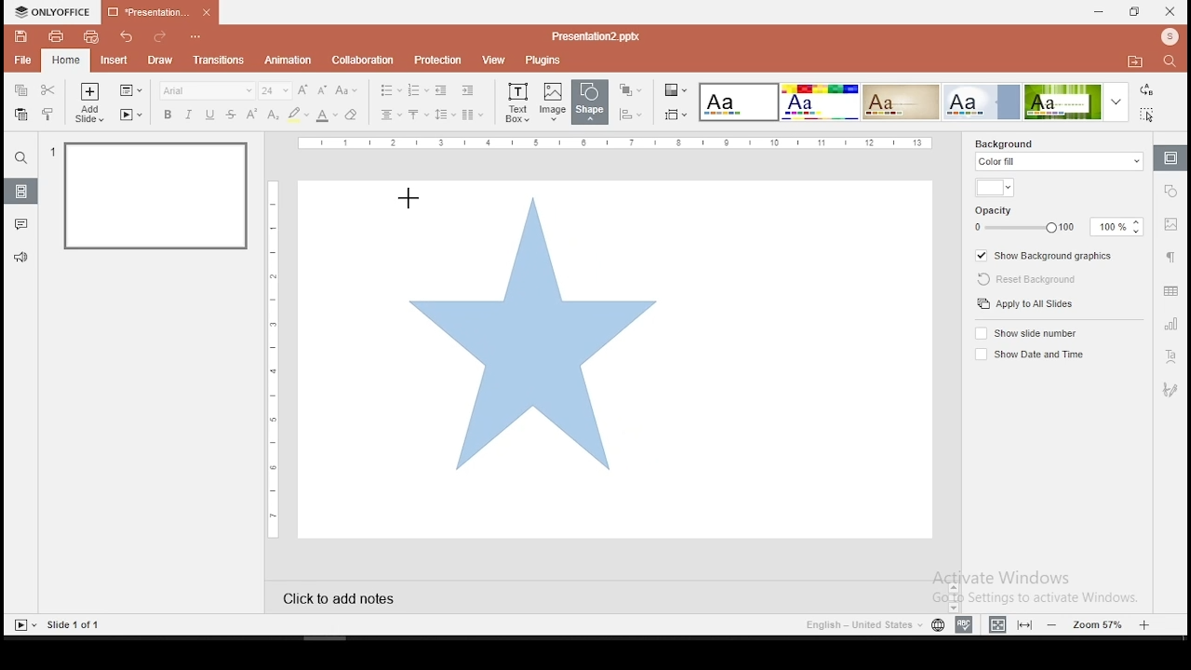  I want to click on change slide layout, so click(129, 91).